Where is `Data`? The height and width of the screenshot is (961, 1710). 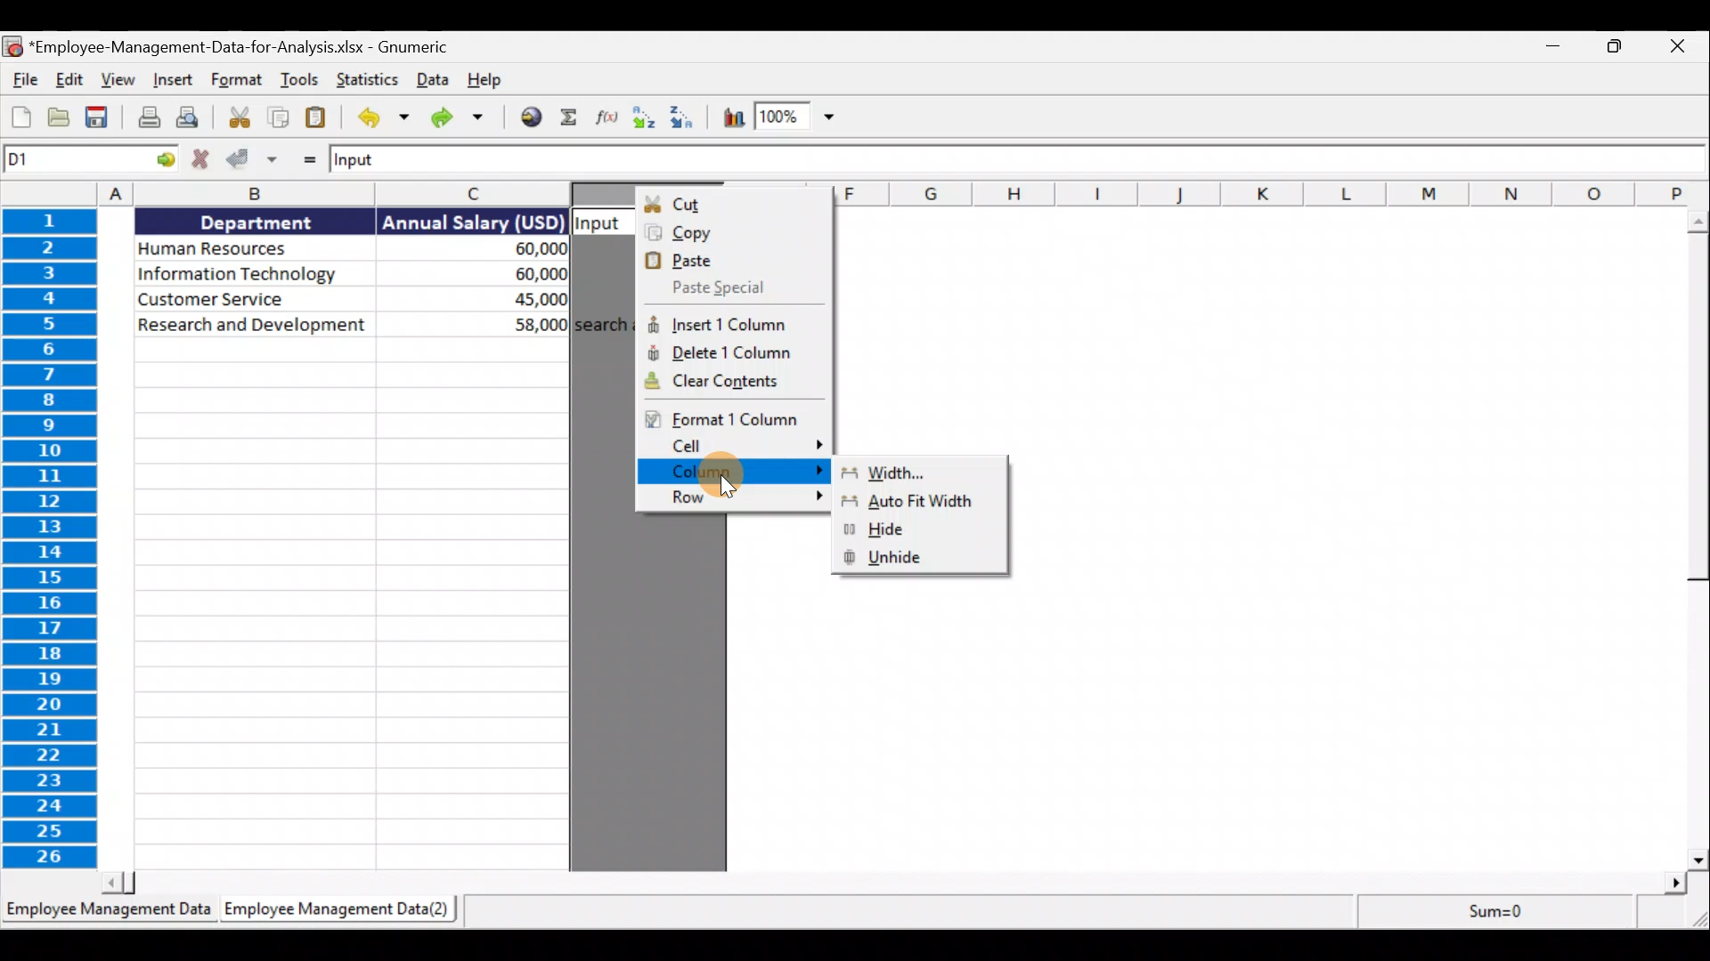
Data is located at coordinates (432, 77).